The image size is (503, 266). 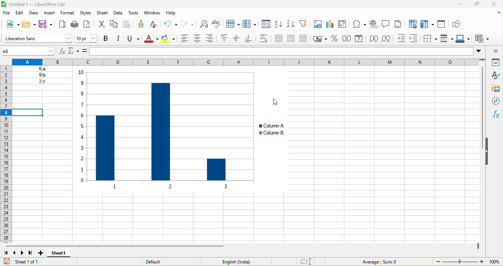 What do you see at coordinates (415, 38) in the screenshot?
I see `decrease indent` at bounding box center [415, 38].